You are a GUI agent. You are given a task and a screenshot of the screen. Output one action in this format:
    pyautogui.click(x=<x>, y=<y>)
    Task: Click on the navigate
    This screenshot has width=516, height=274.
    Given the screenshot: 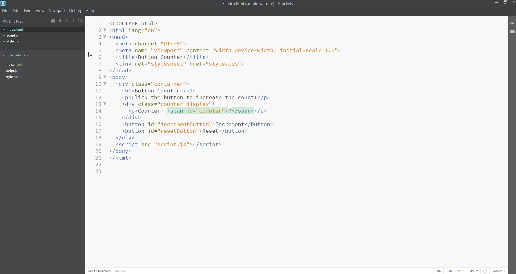 What is the action you would take?
    pyautogui.click(x=58, y=11)
    